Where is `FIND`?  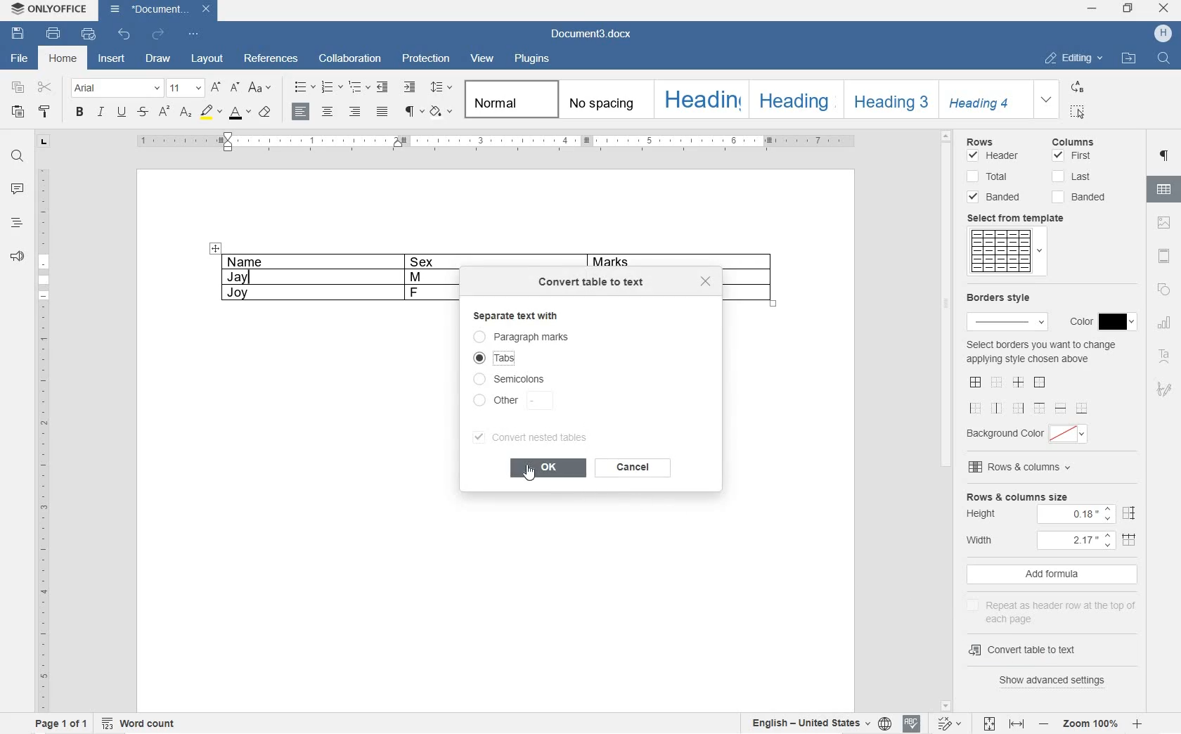 FIND is located at coordinates (16, 158).